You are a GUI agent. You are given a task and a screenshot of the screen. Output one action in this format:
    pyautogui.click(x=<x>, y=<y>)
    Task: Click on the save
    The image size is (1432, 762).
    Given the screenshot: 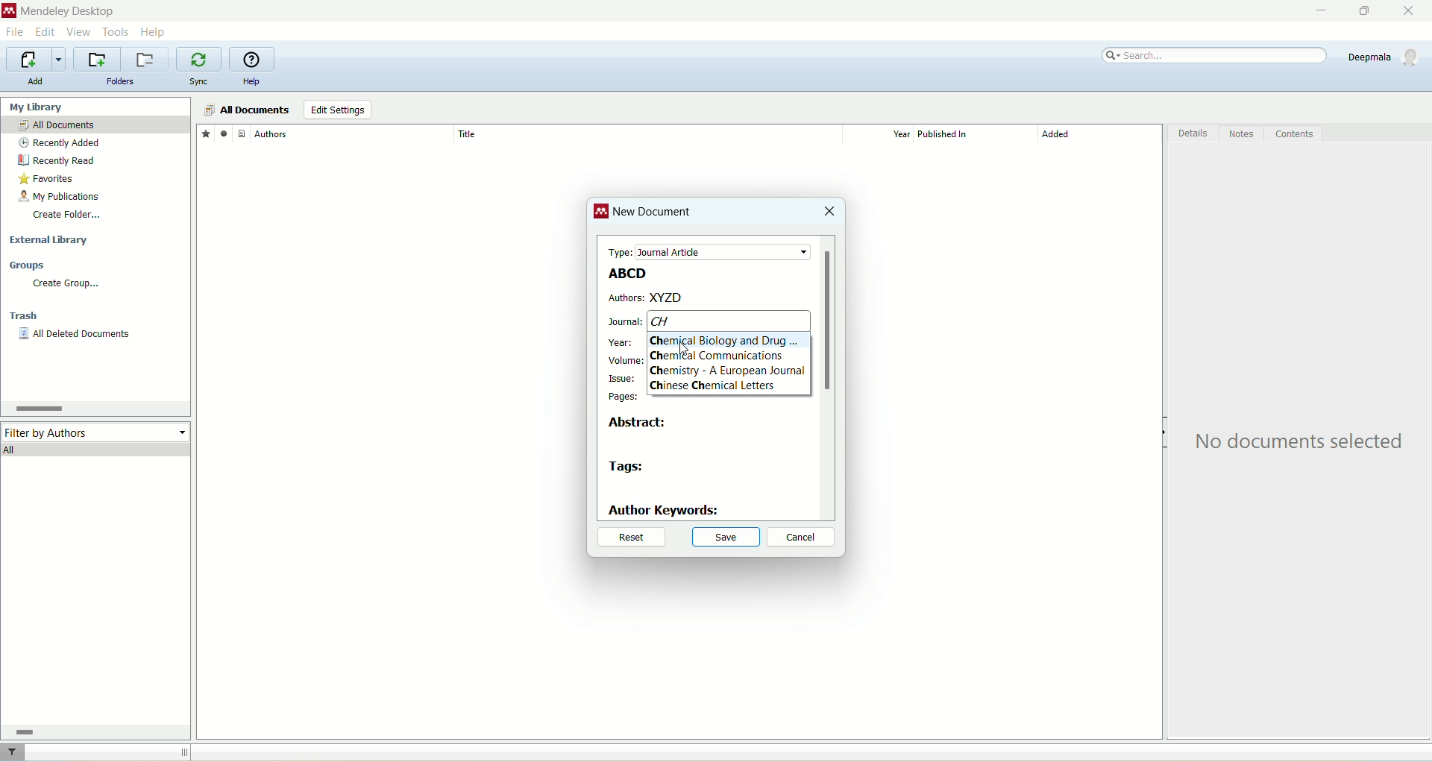 What is the action you would take?
    pyautogui.click(x=726, y=536)
    